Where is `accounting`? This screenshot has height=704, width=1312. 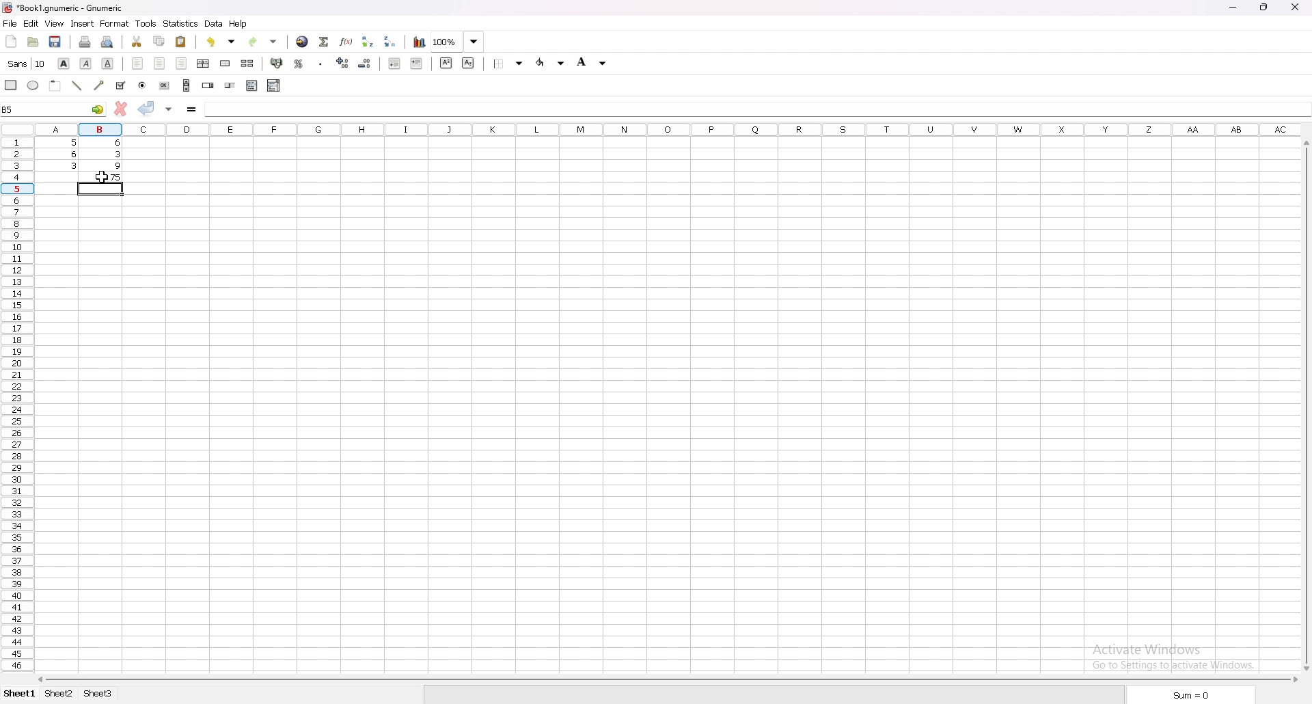
accounting is located at coordinates (276, 63).